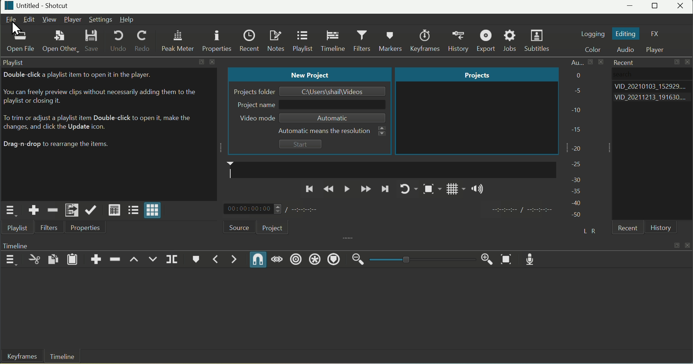 This screenshot has width=693, height=364. What do you see at coordinates (84, 228) in the screenshot?
I see `Properties` at bounding box center [84, 228].